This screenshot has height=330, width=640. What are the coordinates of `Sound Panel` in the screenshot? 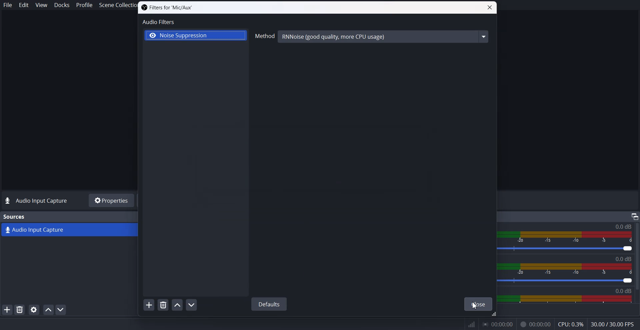 It's located at (565, 299).